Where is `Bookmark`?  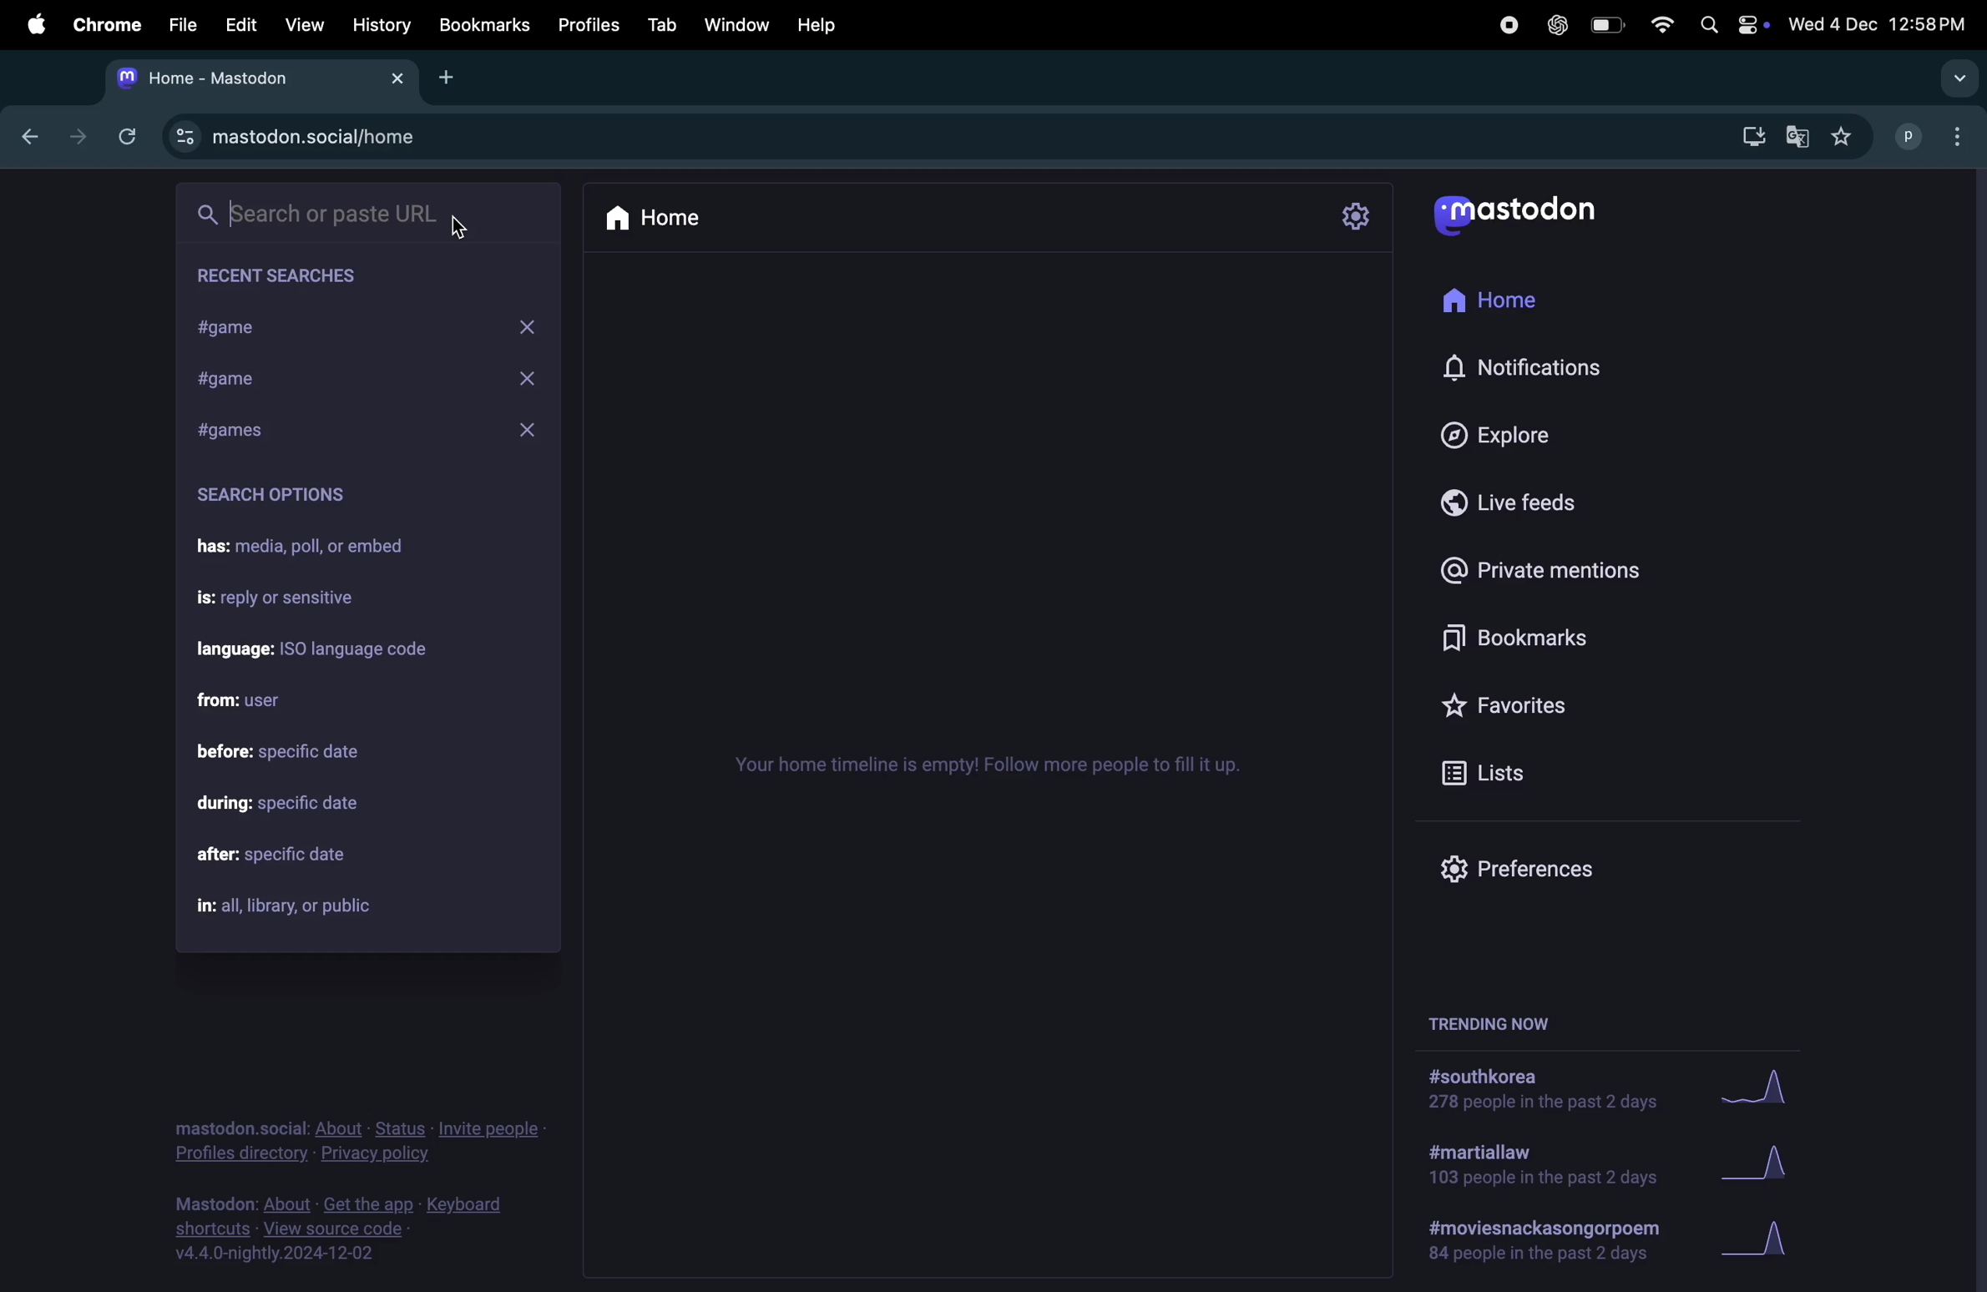 Bookmark is located at coordinates (486, 26).